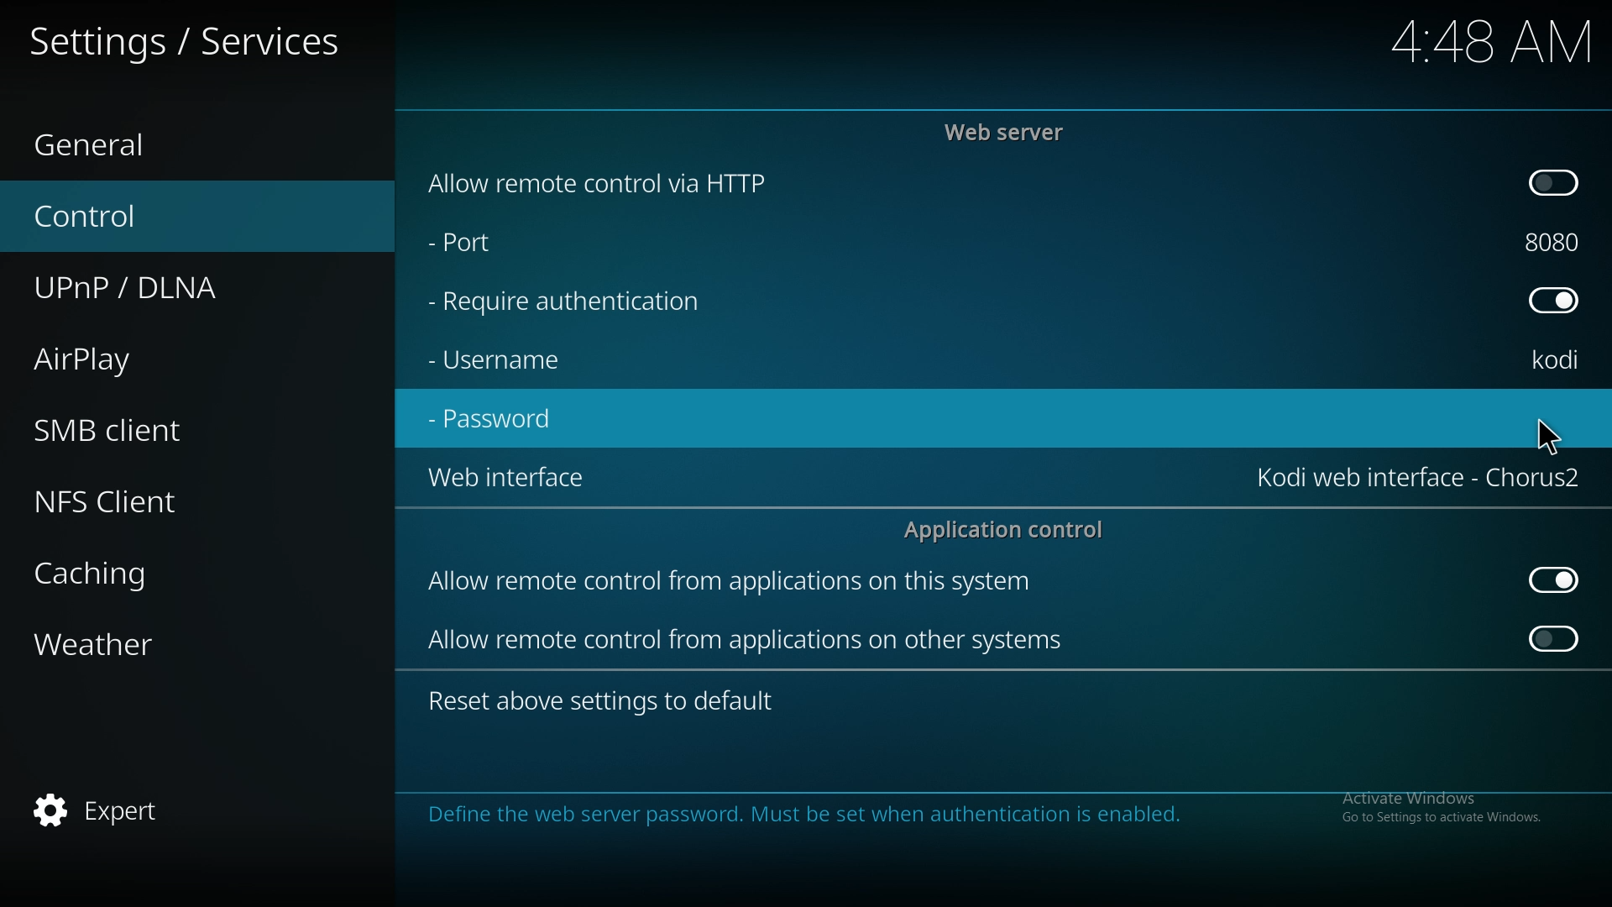 This screenshot has height=907, width=1612. What do you see at coordinates (1560, 242) in the screenshot?
I see `port` at bounding box center [1560, 242].